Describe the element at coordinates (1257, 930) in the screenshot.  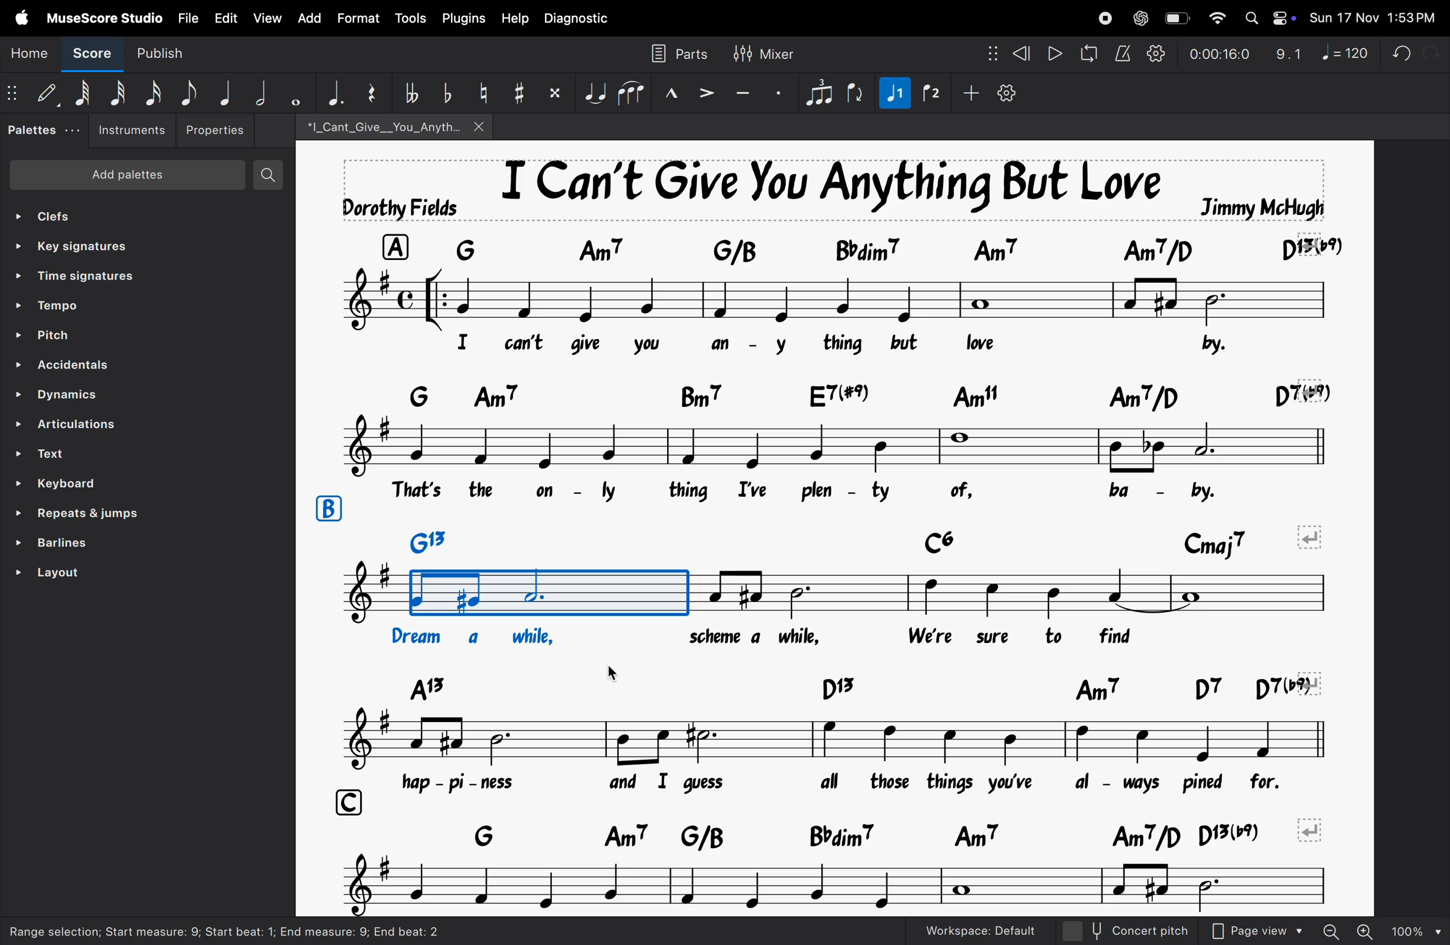
I see `Page view` at that location.